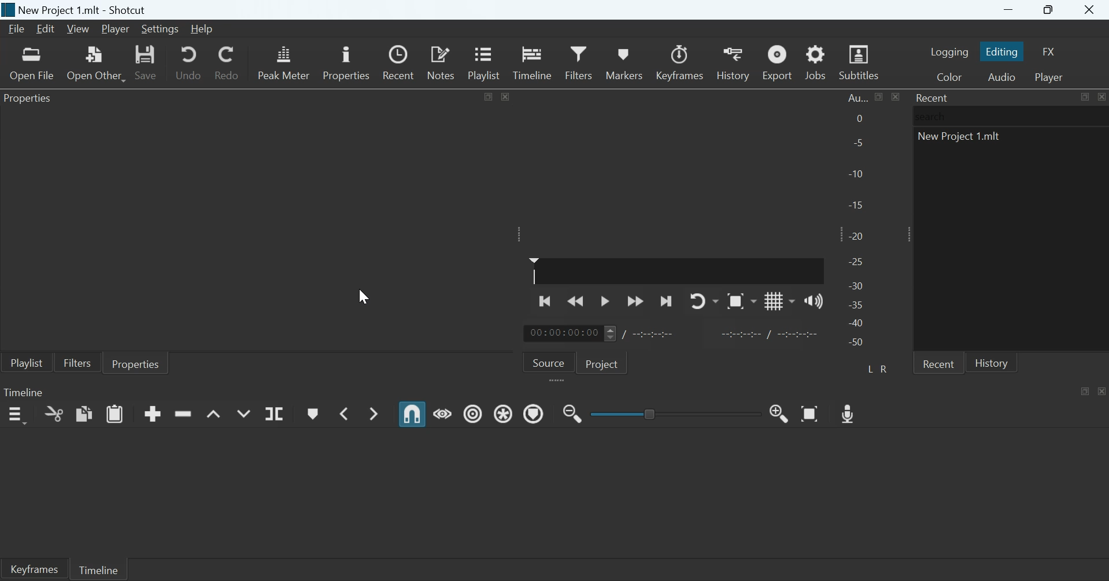 Image resolution: width=1109 pixels, height=581 pixels. Describe the element at coordinates (534, 270) in the screenshot. I see `Playhead` at that location.